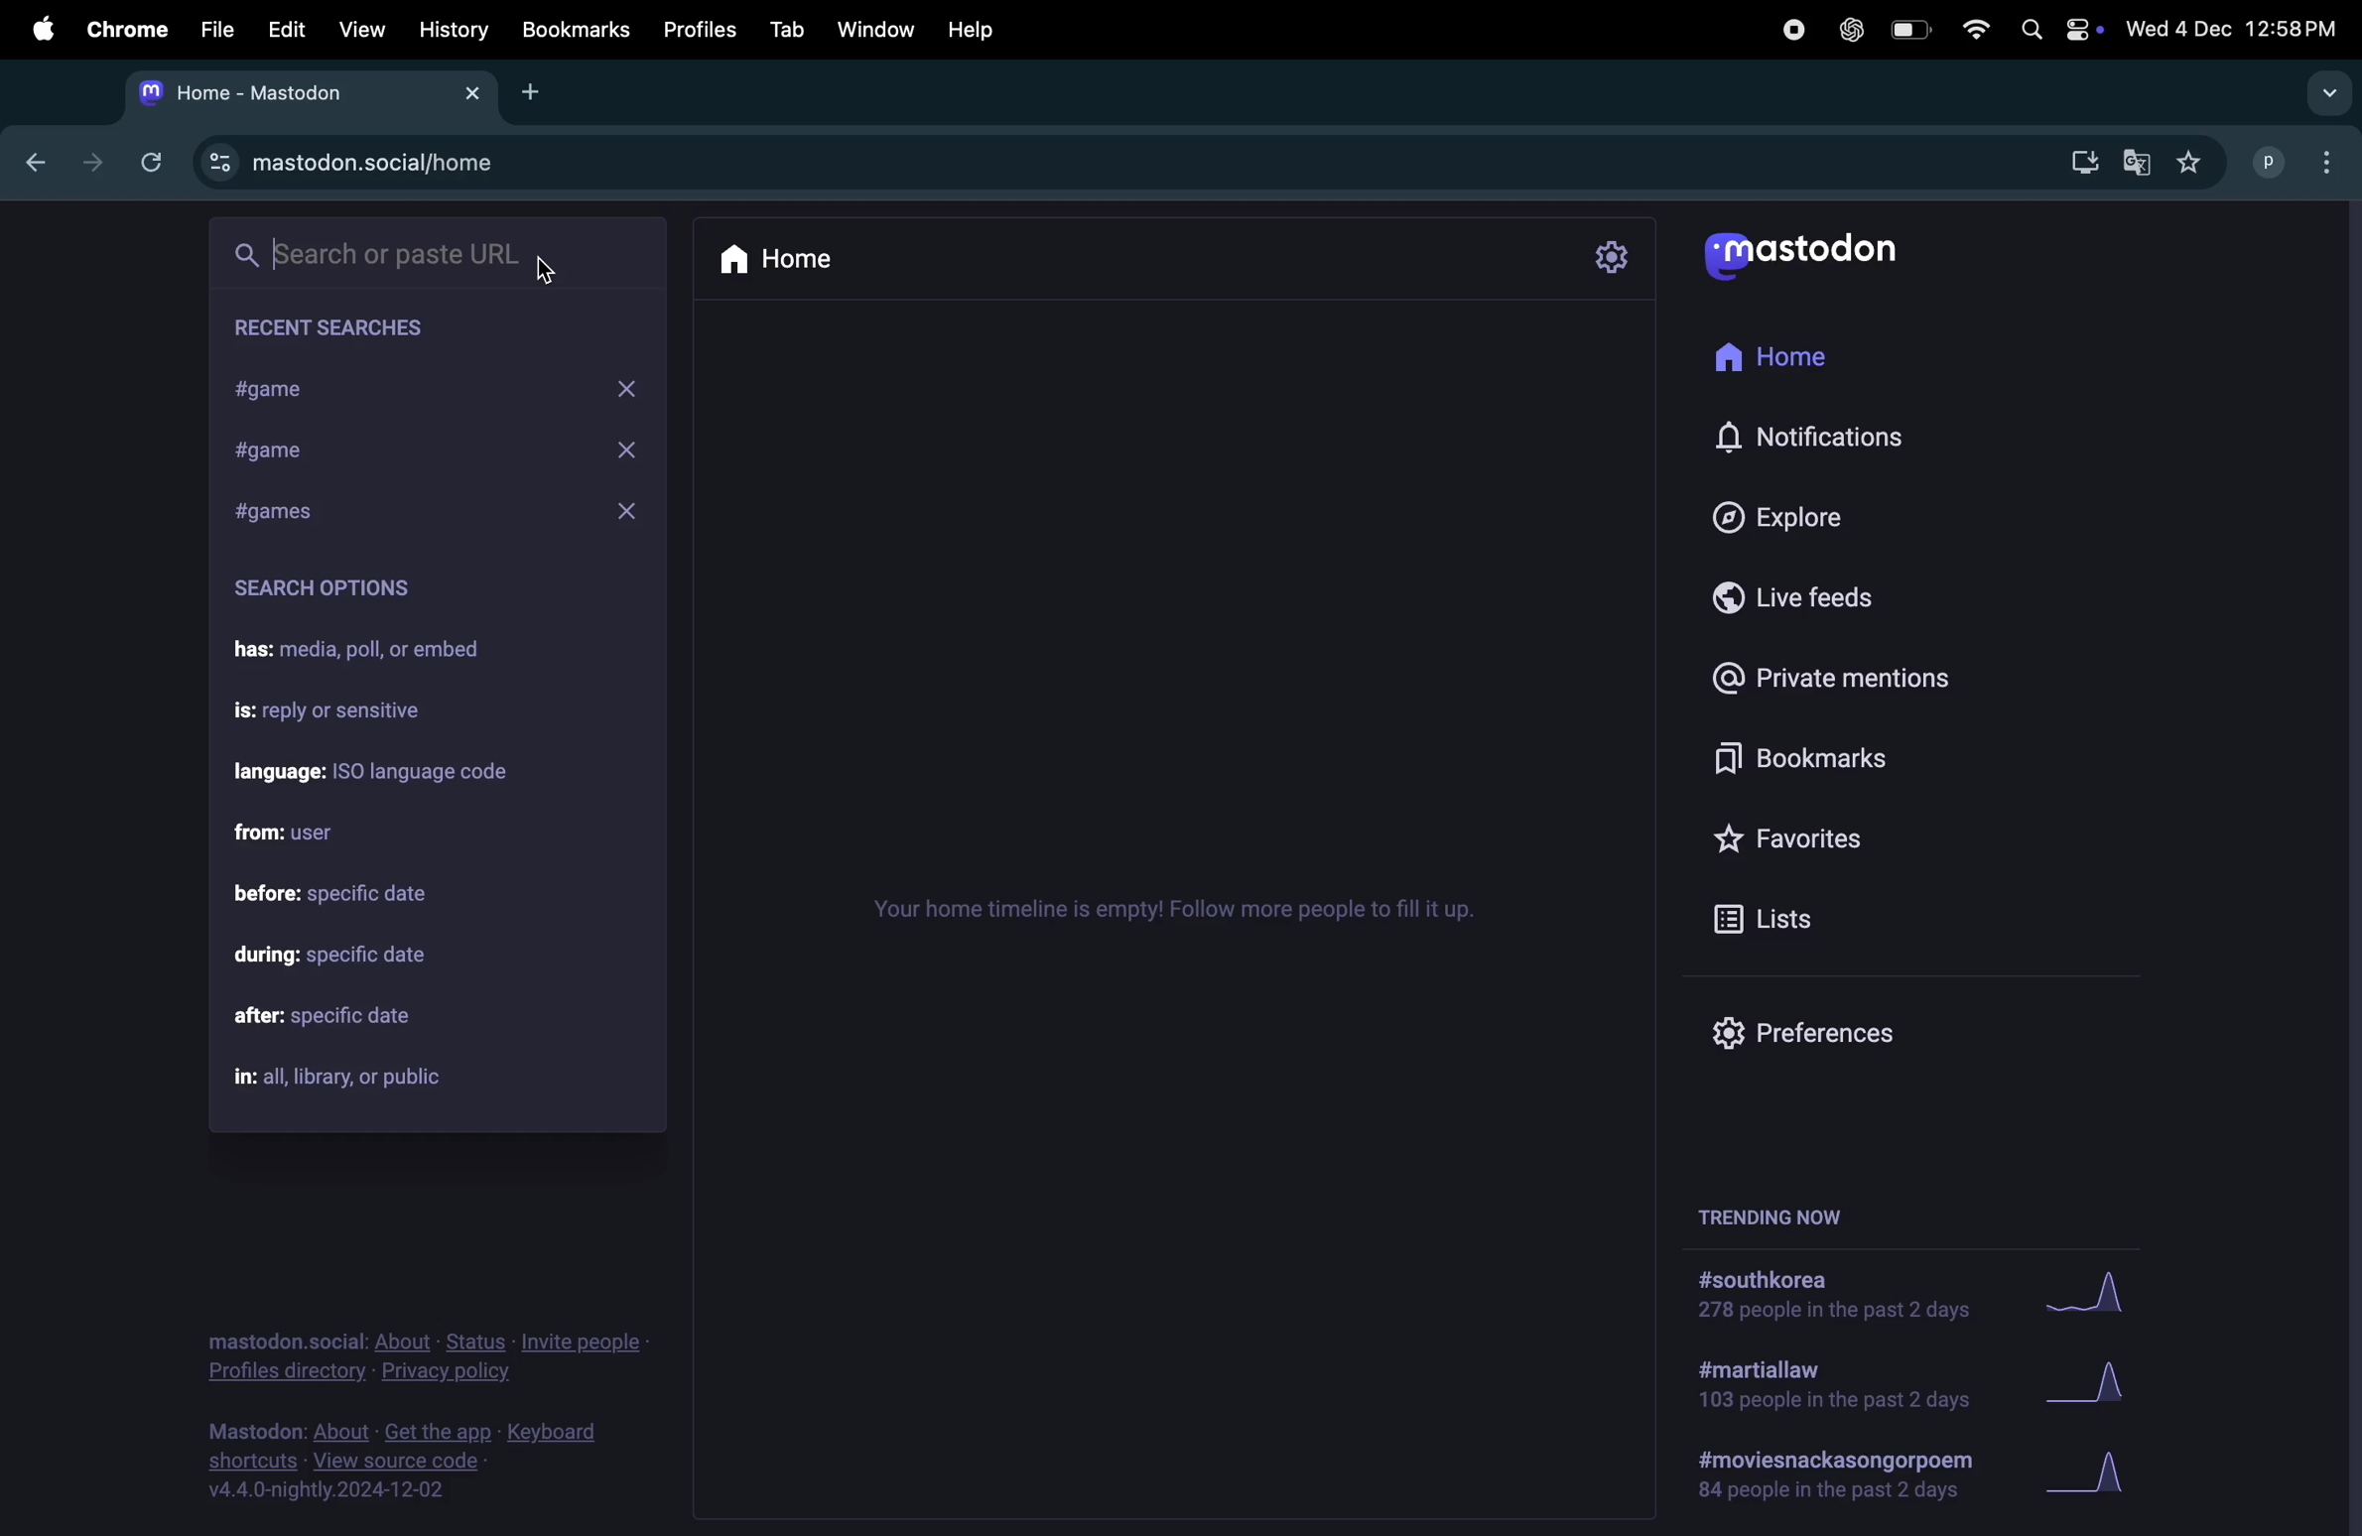 This screenshot has width=2362, height=1536. Describe the element at coordinates (1616, 255) in the screenshot. I see `setting` at that location.